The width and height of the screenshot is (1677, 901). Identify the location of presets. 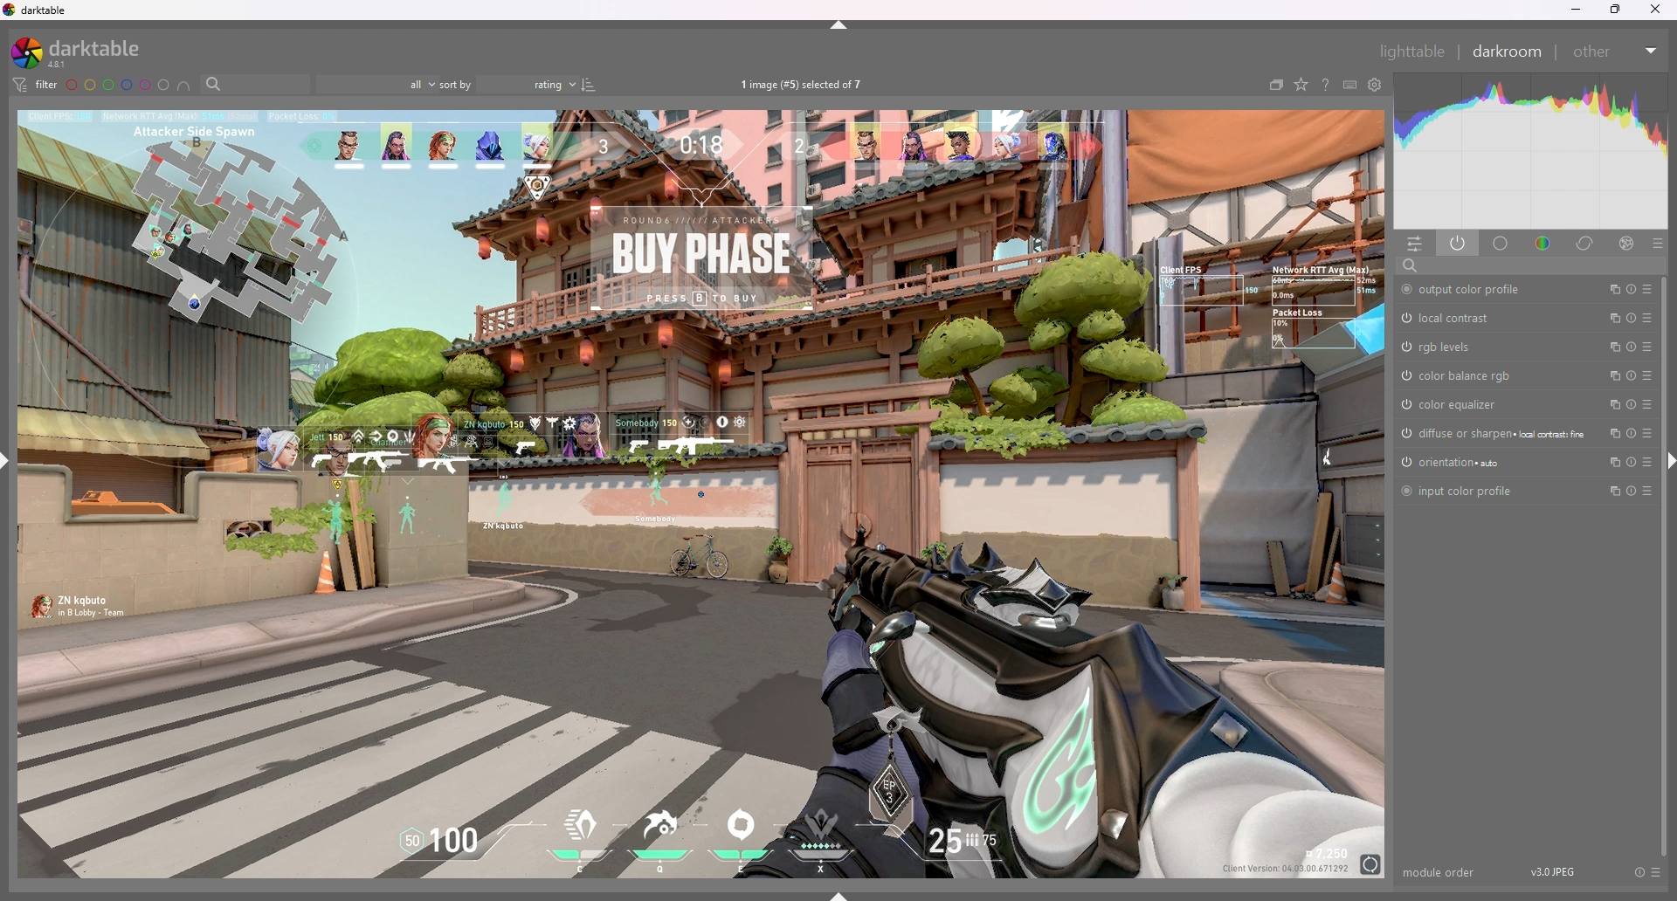
(1648, 490).